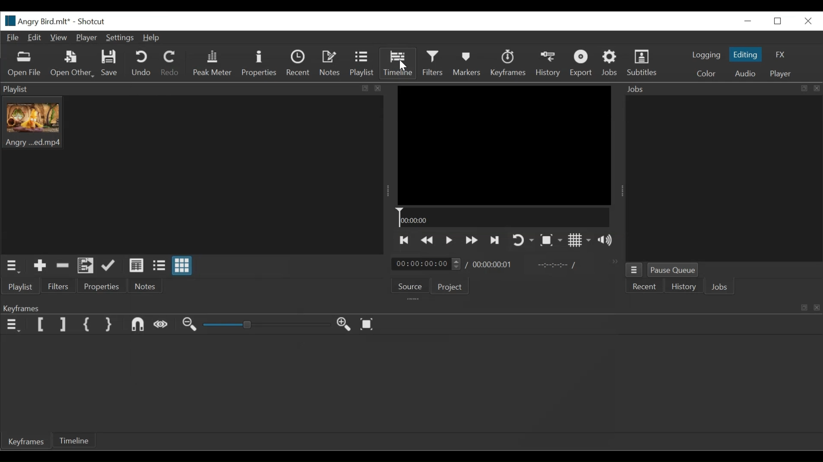  I want to click on Keyframes, so click(508, 63).